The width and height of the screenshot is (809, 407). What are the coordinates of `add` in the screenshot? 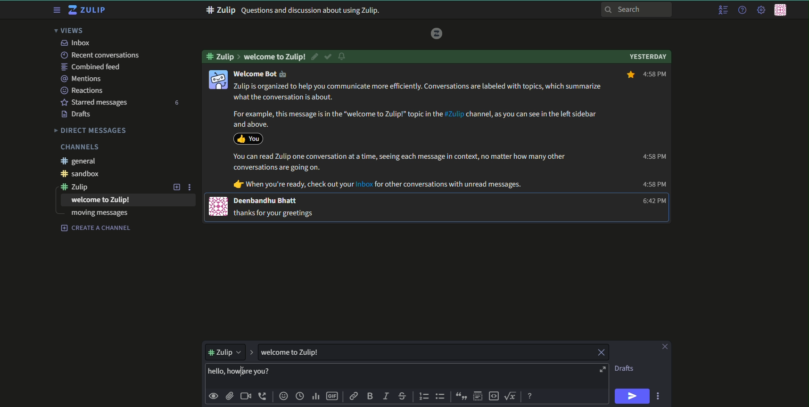 It's located at (175, 187).